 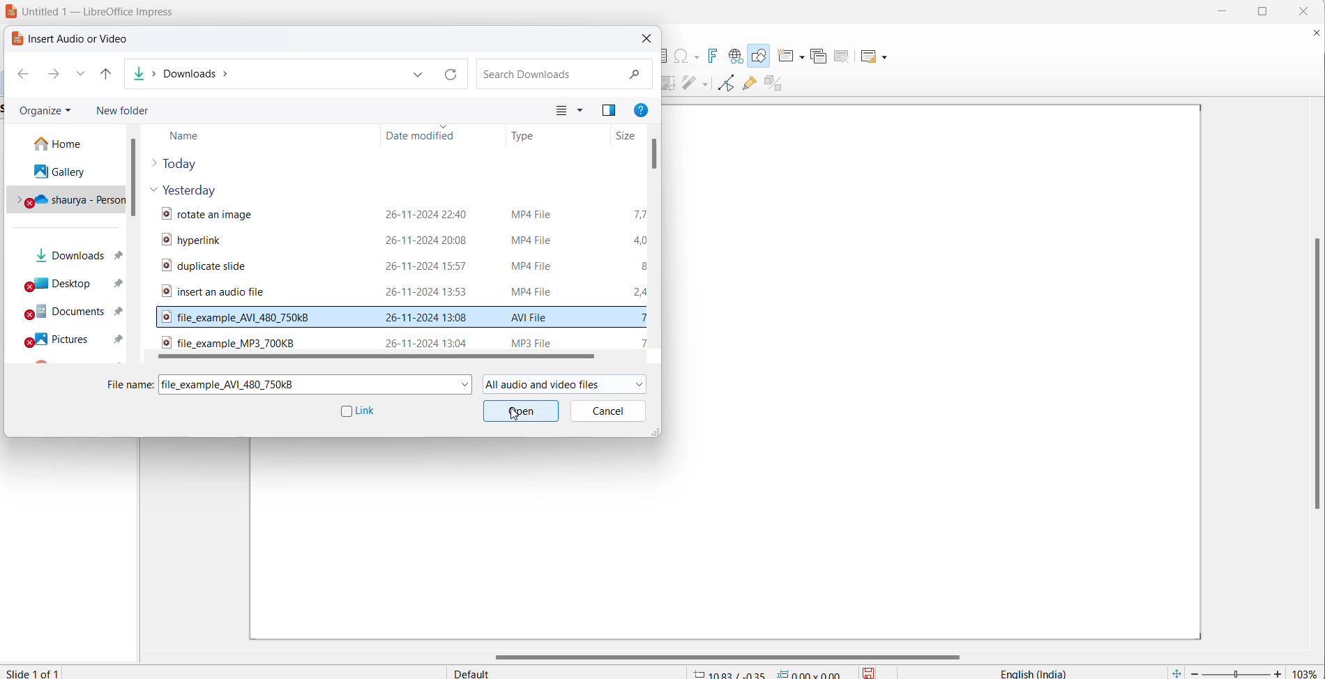 What do you see at coordinates (63, 169) in the screenshot?
I see `galley` at bounding box center [63, 169].